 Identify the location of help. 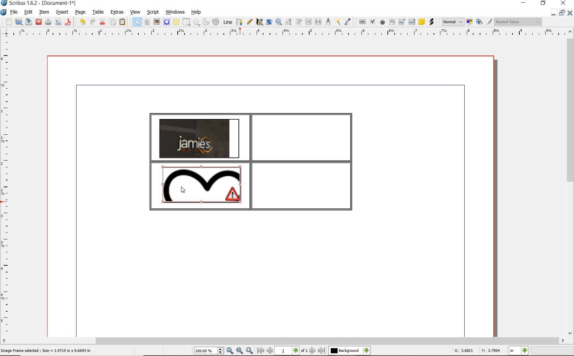
(196, 12).